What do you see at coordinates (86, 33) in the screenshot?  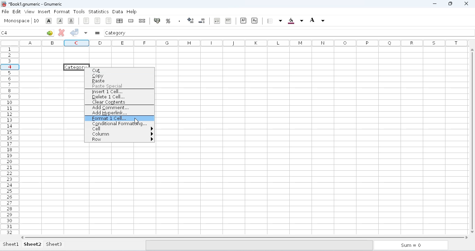 I see `accept changes to multiple cells` at bounding box center [86, 33].